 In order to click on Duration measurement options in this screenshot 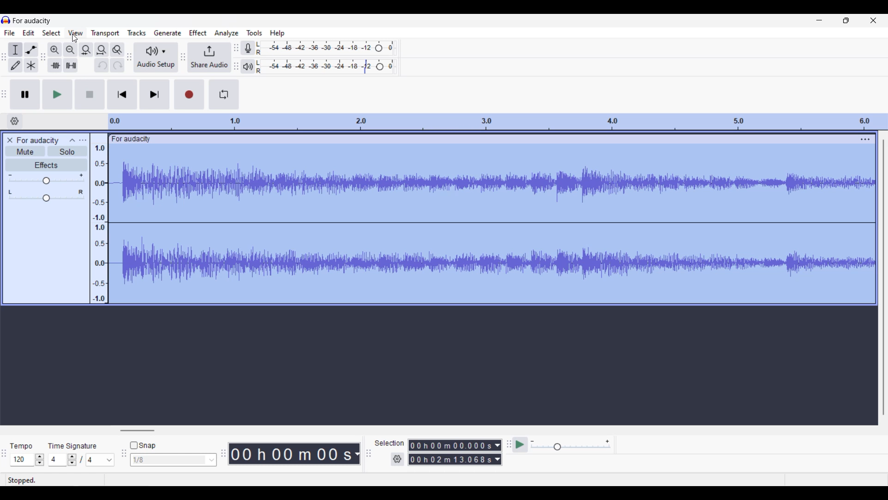, I will do `click(498, 453)`.